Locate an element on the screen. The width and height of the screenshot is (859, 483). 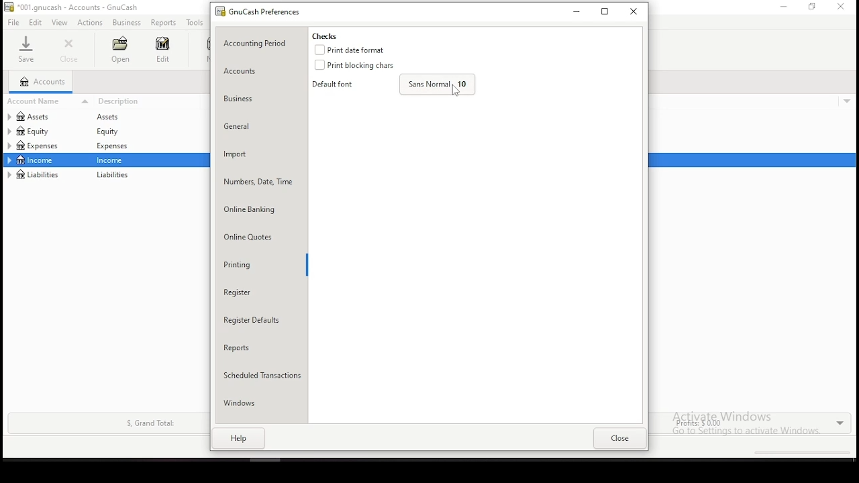
S, Grand Total is located at coordinates (149, 423).